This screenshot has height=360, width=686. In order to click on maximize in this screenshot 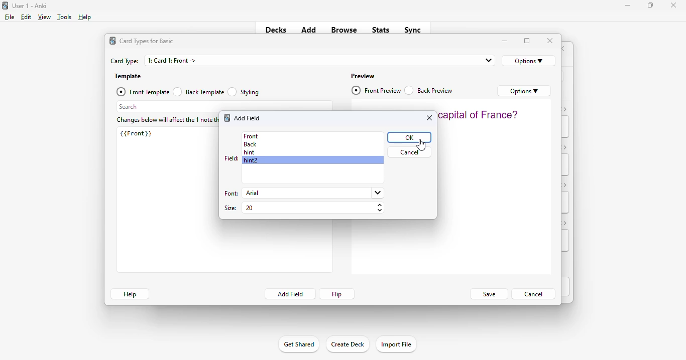, I will do `click(527, 41)`.